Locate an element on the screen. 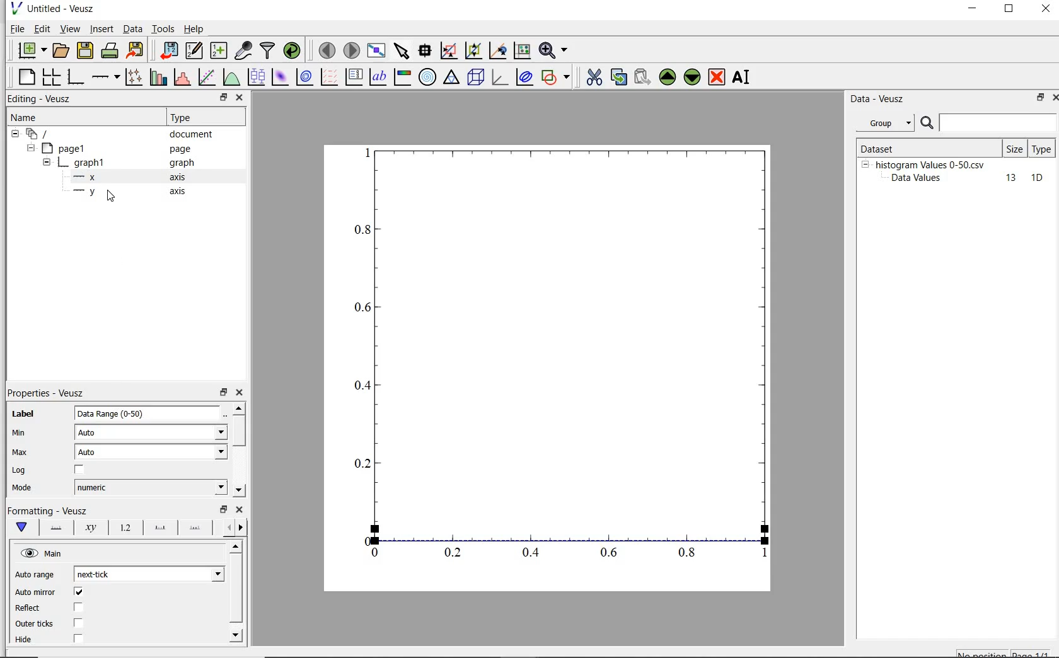 The image size is (1059, 658).  Auto range is located at coordinates (35, 575).